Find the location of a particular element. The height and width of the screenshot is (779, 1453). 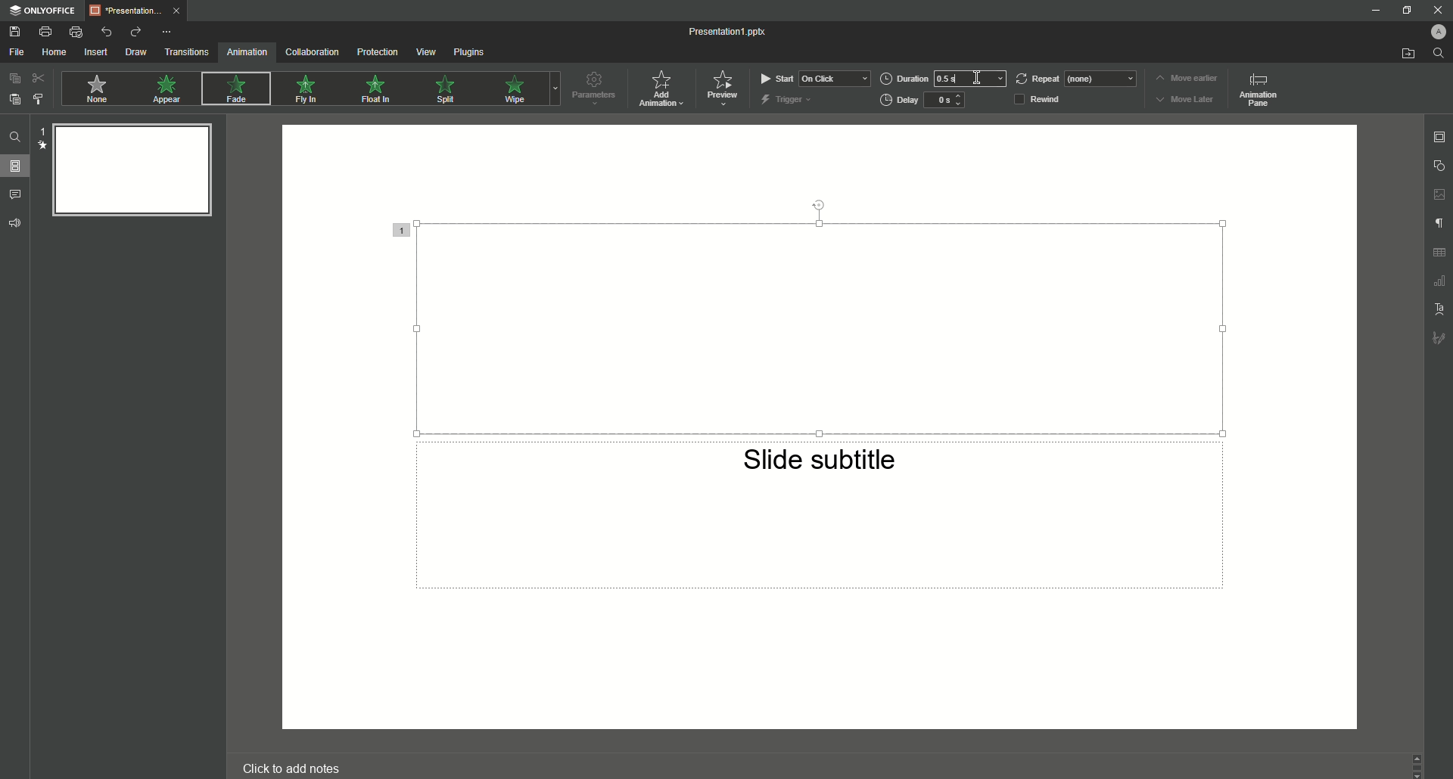

Slide Preview is located at coordinates (129, 169).